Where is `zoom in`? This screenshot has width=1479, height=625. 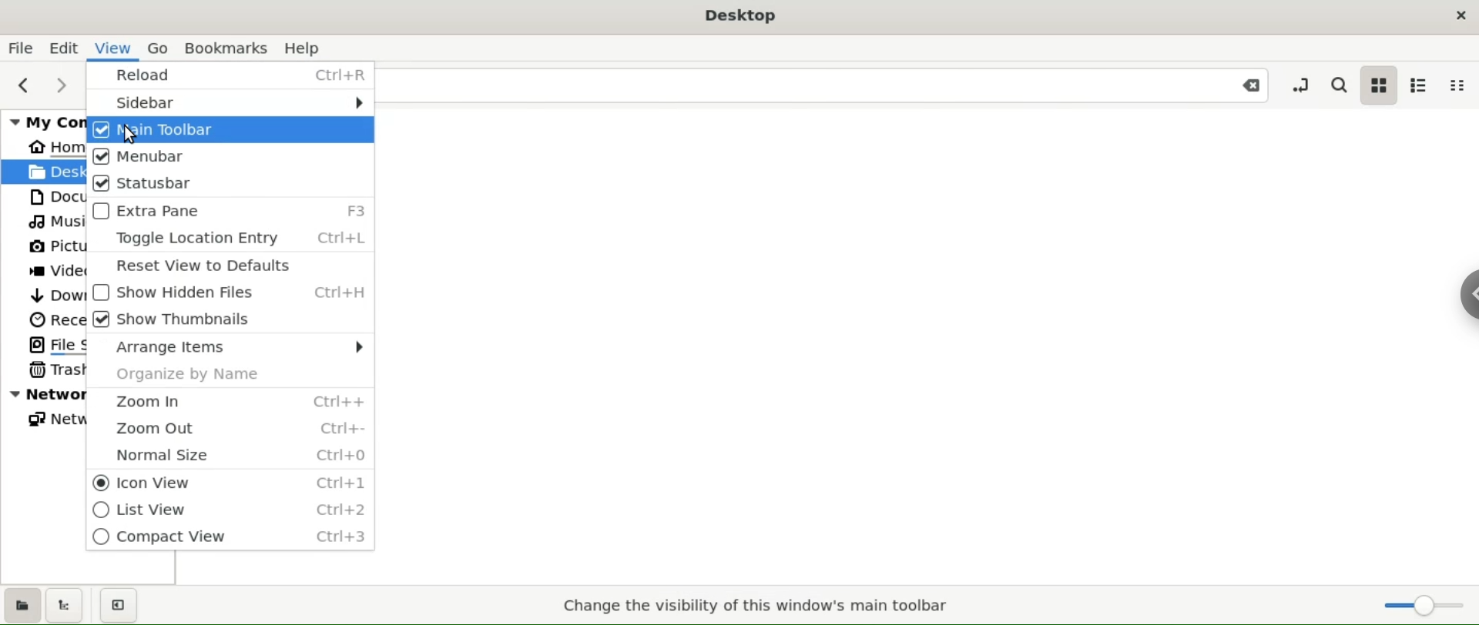 zoom in is located at coordinates (232, 404).